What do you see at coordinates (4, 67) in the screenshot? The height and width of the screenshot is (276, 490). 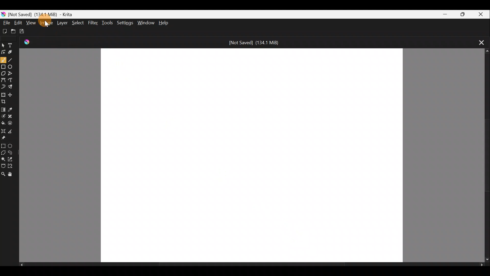 I see `Rectangle tool` at bounding box center [4, 67].